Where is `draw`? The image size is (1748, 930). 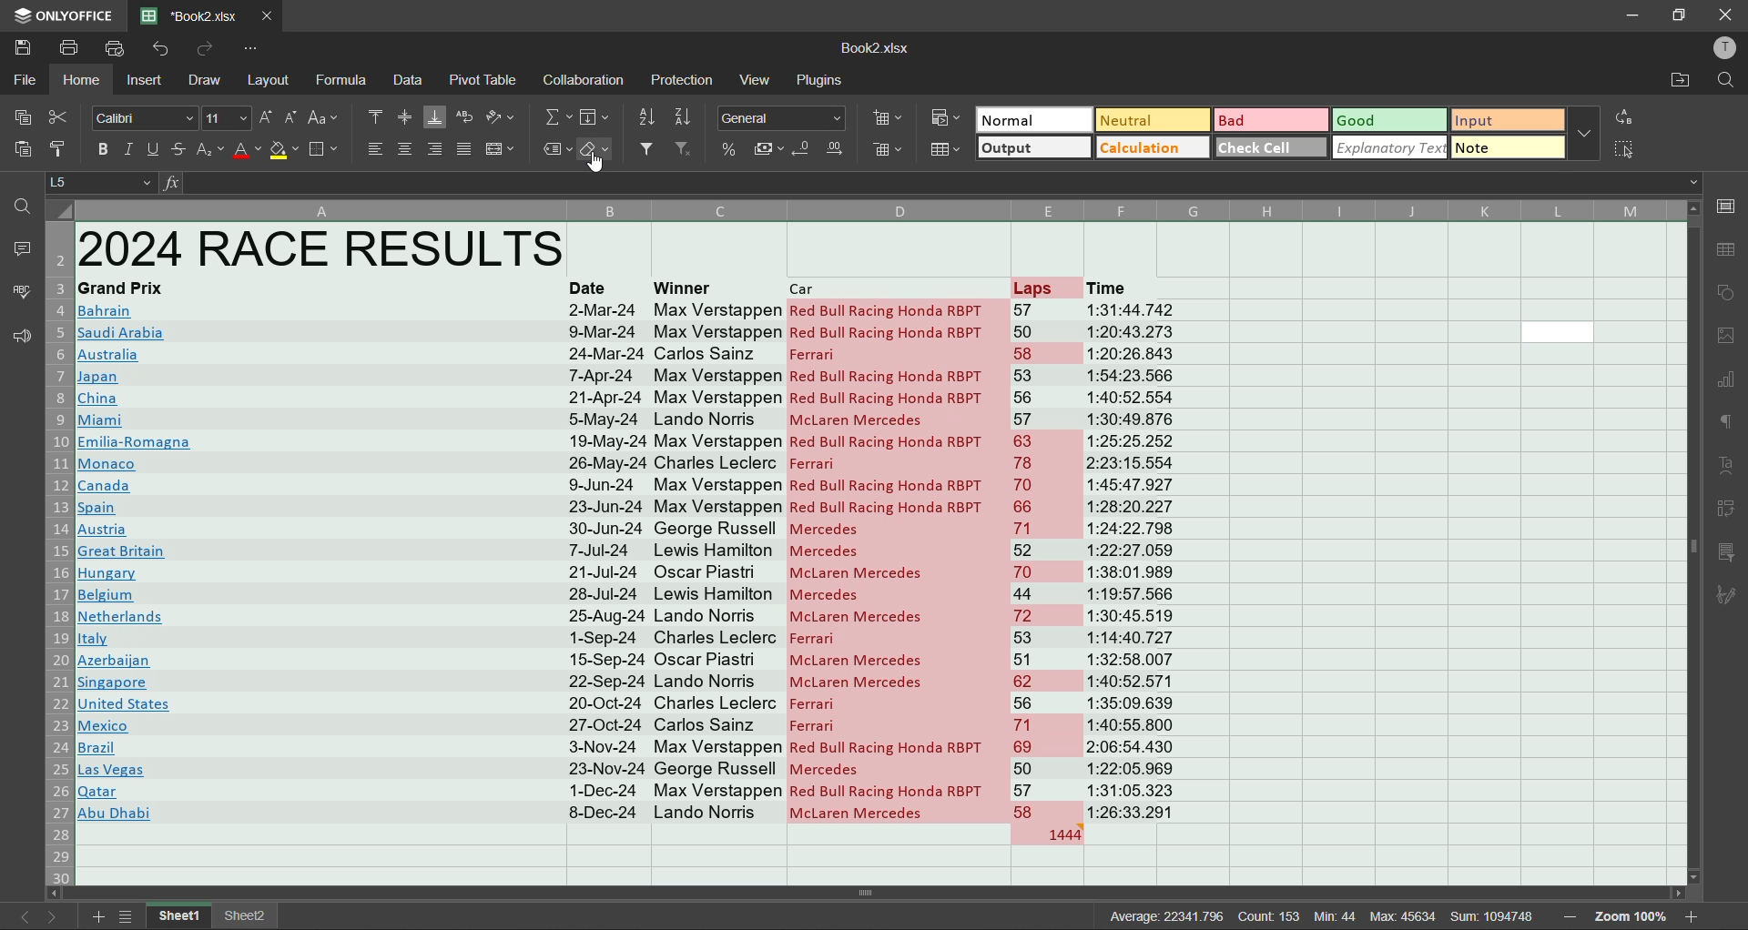
draw is located at coordinates (203, 80).